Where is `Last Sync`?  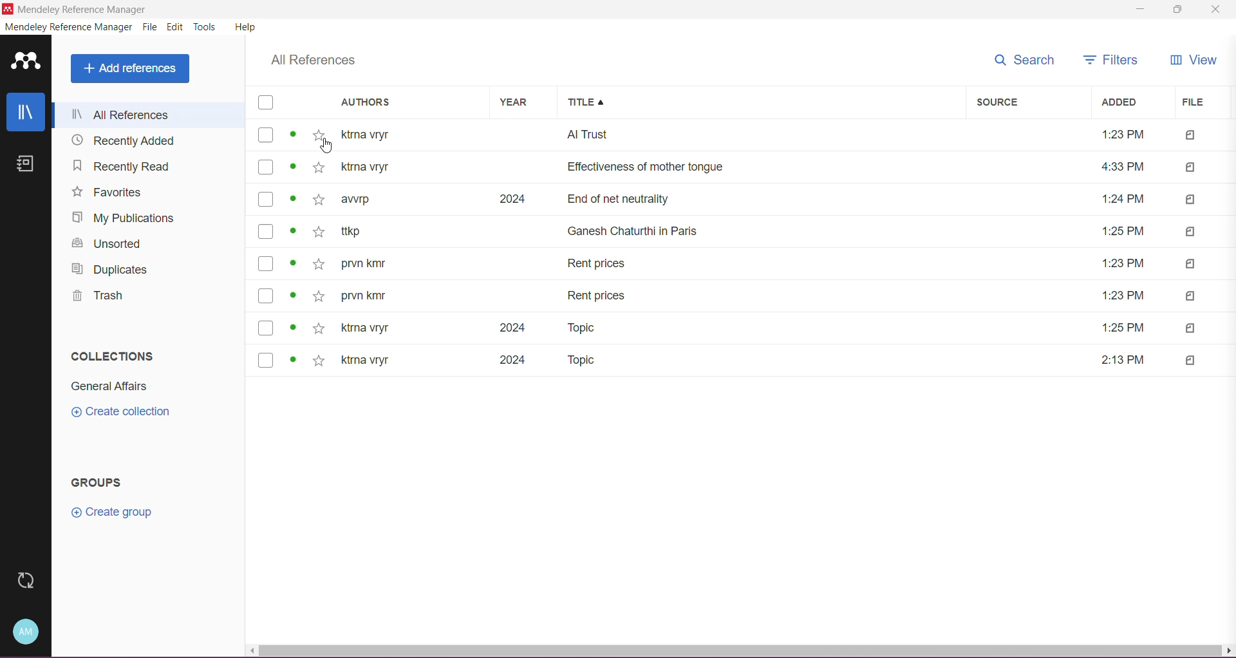
Last Sync is located at coordinates (26, 581).